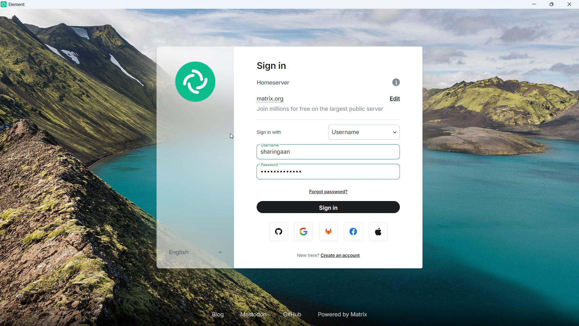  What do you see at coordinates (396, 82) in the screenshot?
I see `Information ` at bounding box center [396, 82].